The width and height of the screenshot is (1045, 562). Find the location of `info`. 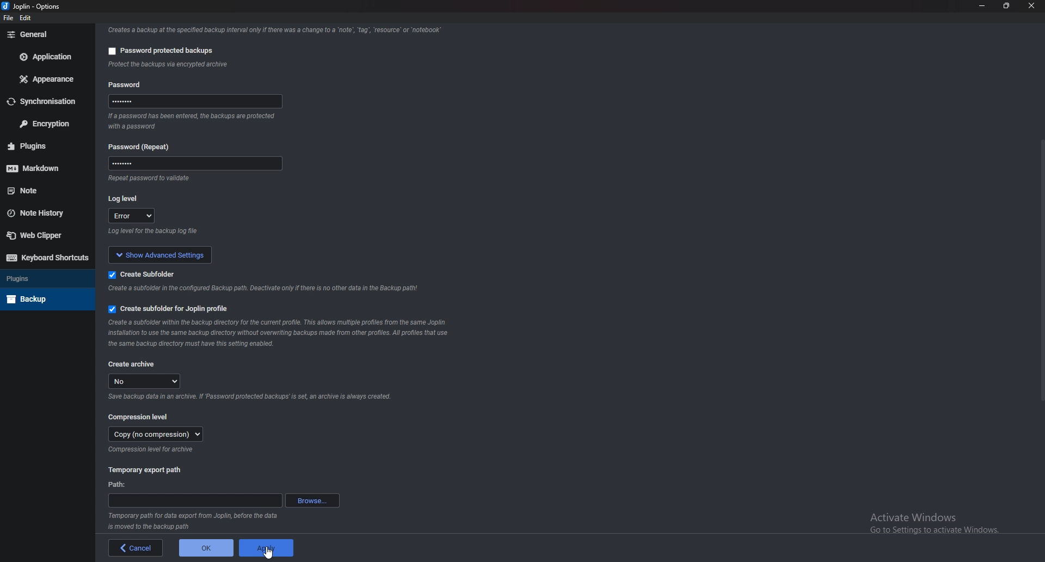

info is located at coordinates (272, 29).